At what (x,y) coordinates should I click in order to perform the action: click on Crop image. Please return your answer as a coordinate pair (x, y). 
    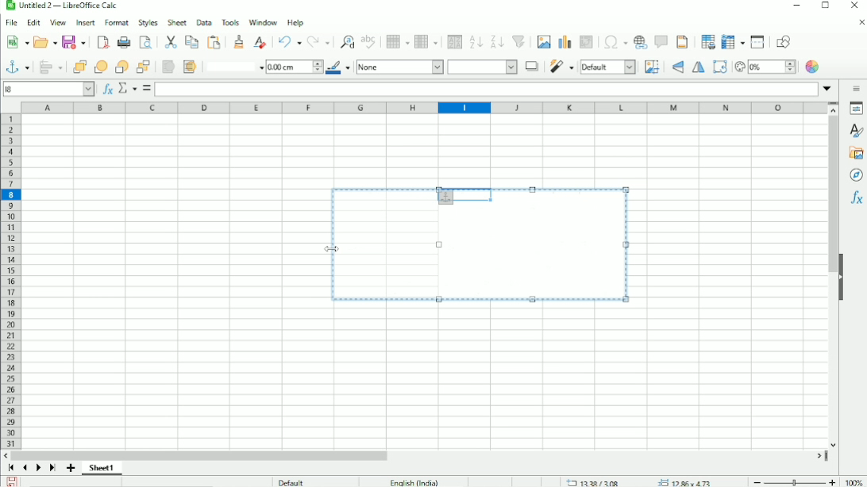
    Looking at the image, I should click on (652, 67).